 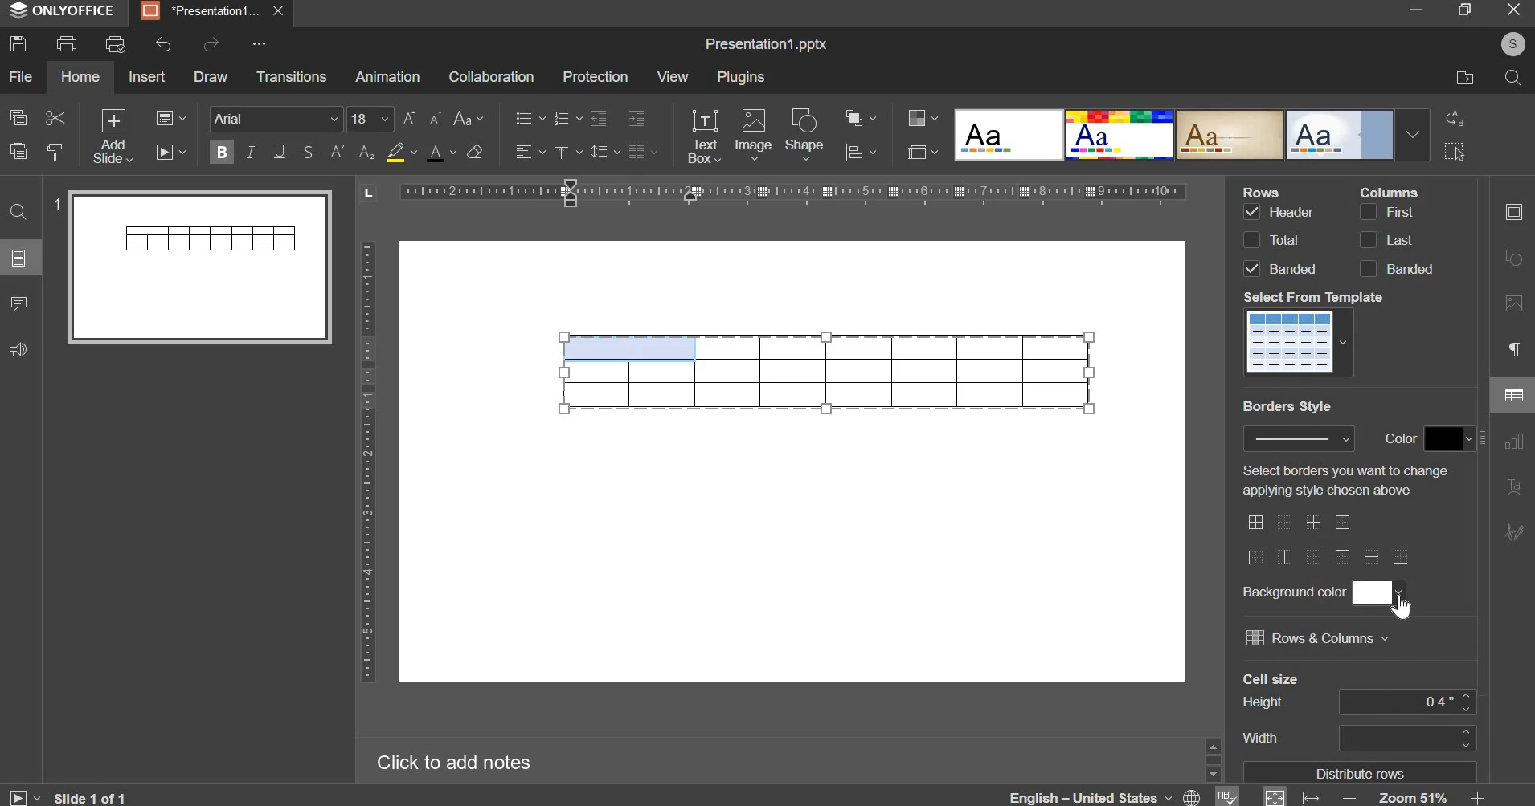 What do you see at coordinates (1407, 702) in the screenshot?
I see `cell size` at bounding box center [1407, 702].